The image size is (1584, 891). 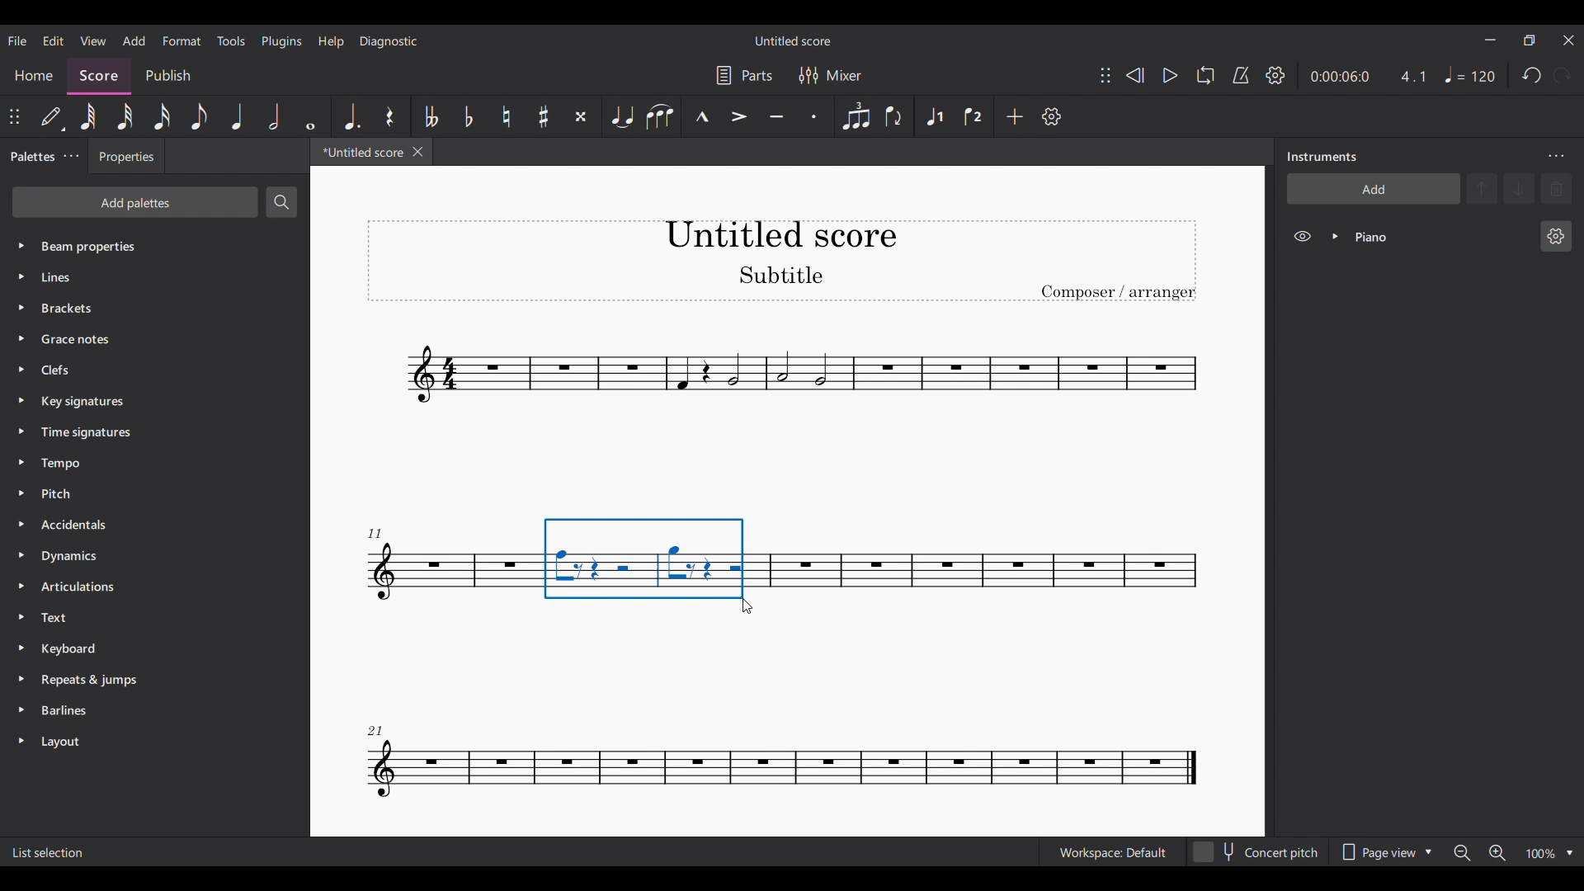 What do you see at coordinates (1105, 75) in the screenshot?
I see `Change position of toolbar` at bounding box center [1105, 75].